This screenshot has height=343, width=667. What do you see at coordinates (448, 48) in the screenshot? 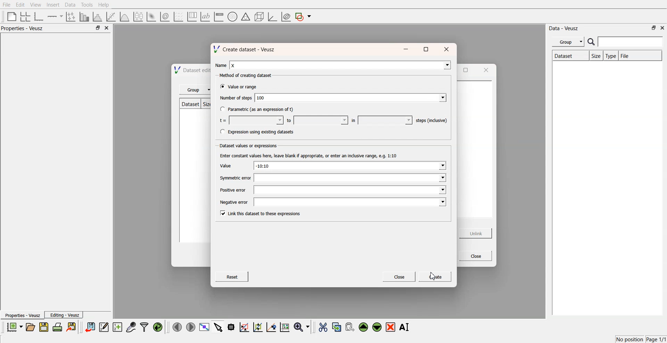
I see `close` at bounding box center [448, 48].